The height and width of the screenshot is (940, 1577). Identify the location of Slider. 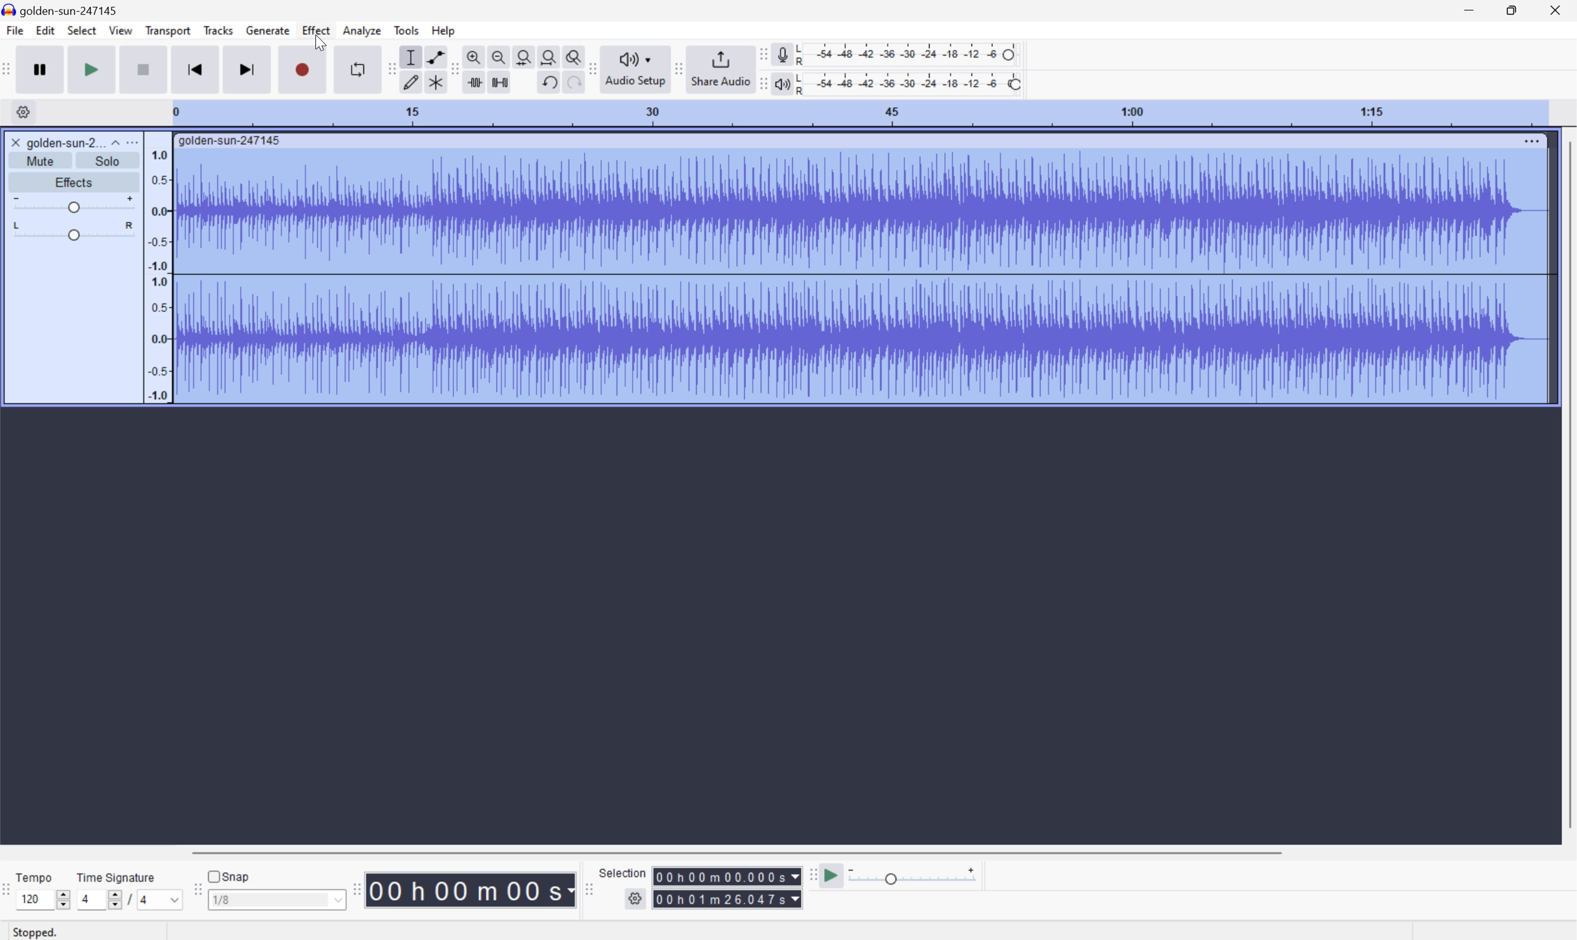
(64, 899).